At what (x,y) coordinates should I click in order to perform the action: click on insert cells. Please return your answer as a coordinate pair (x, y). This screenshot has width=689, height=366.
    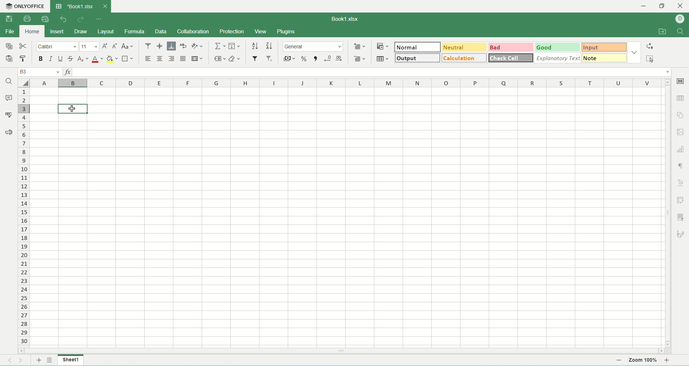
    Looking at the image, I should click on (359, 47).